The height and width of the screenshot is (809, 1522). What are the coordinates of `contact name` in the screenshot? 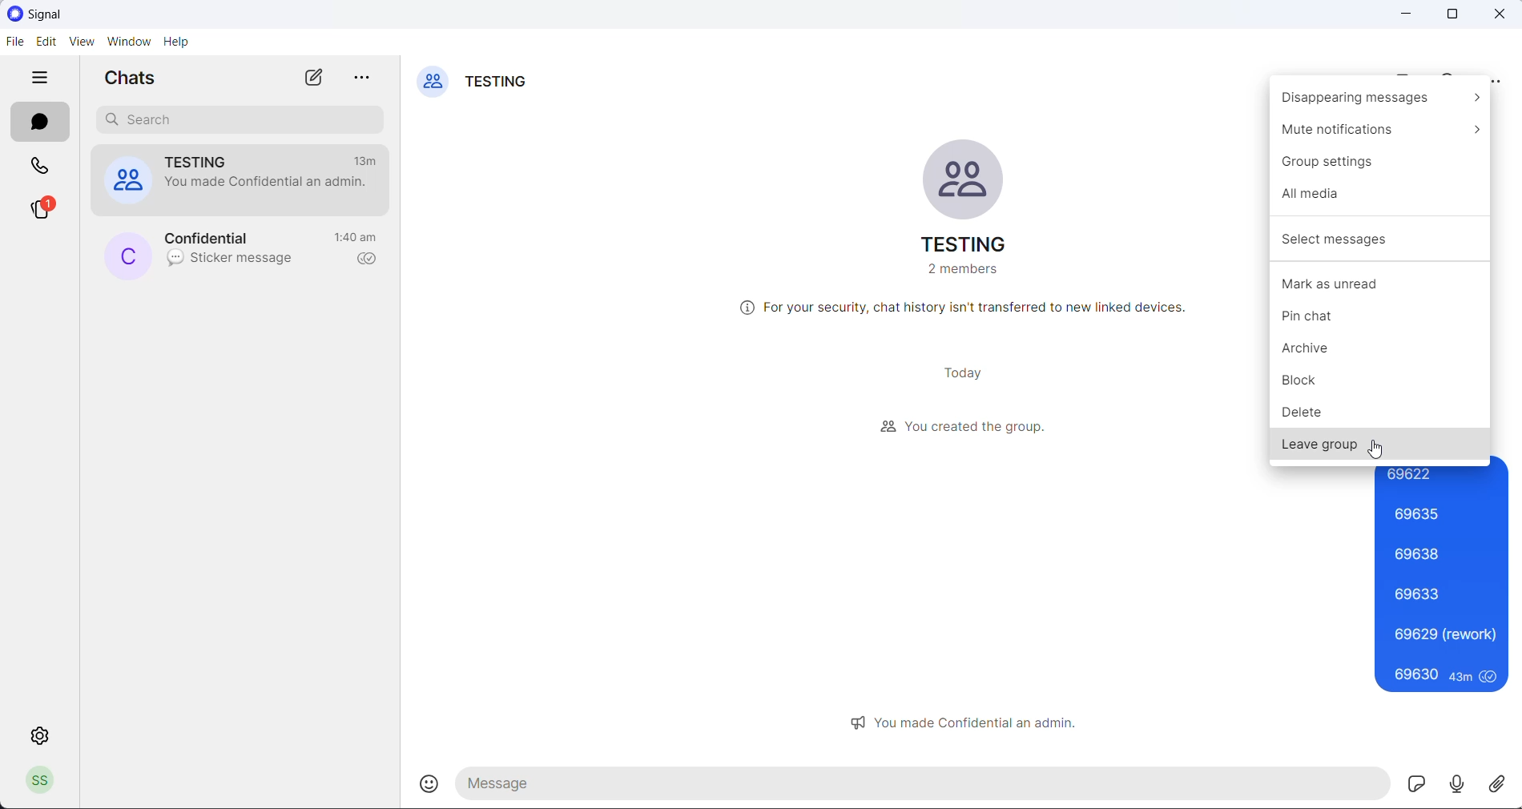 It's located at (219, 238).